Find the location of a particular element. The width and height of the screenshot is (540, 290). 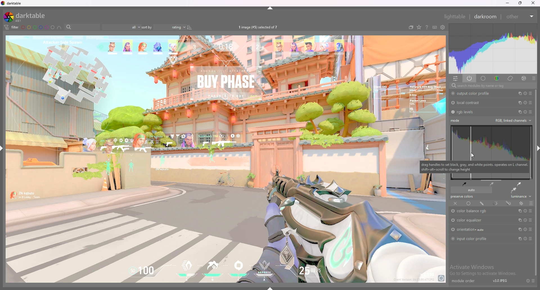

parametric mask is located at coordinates (495, 203).